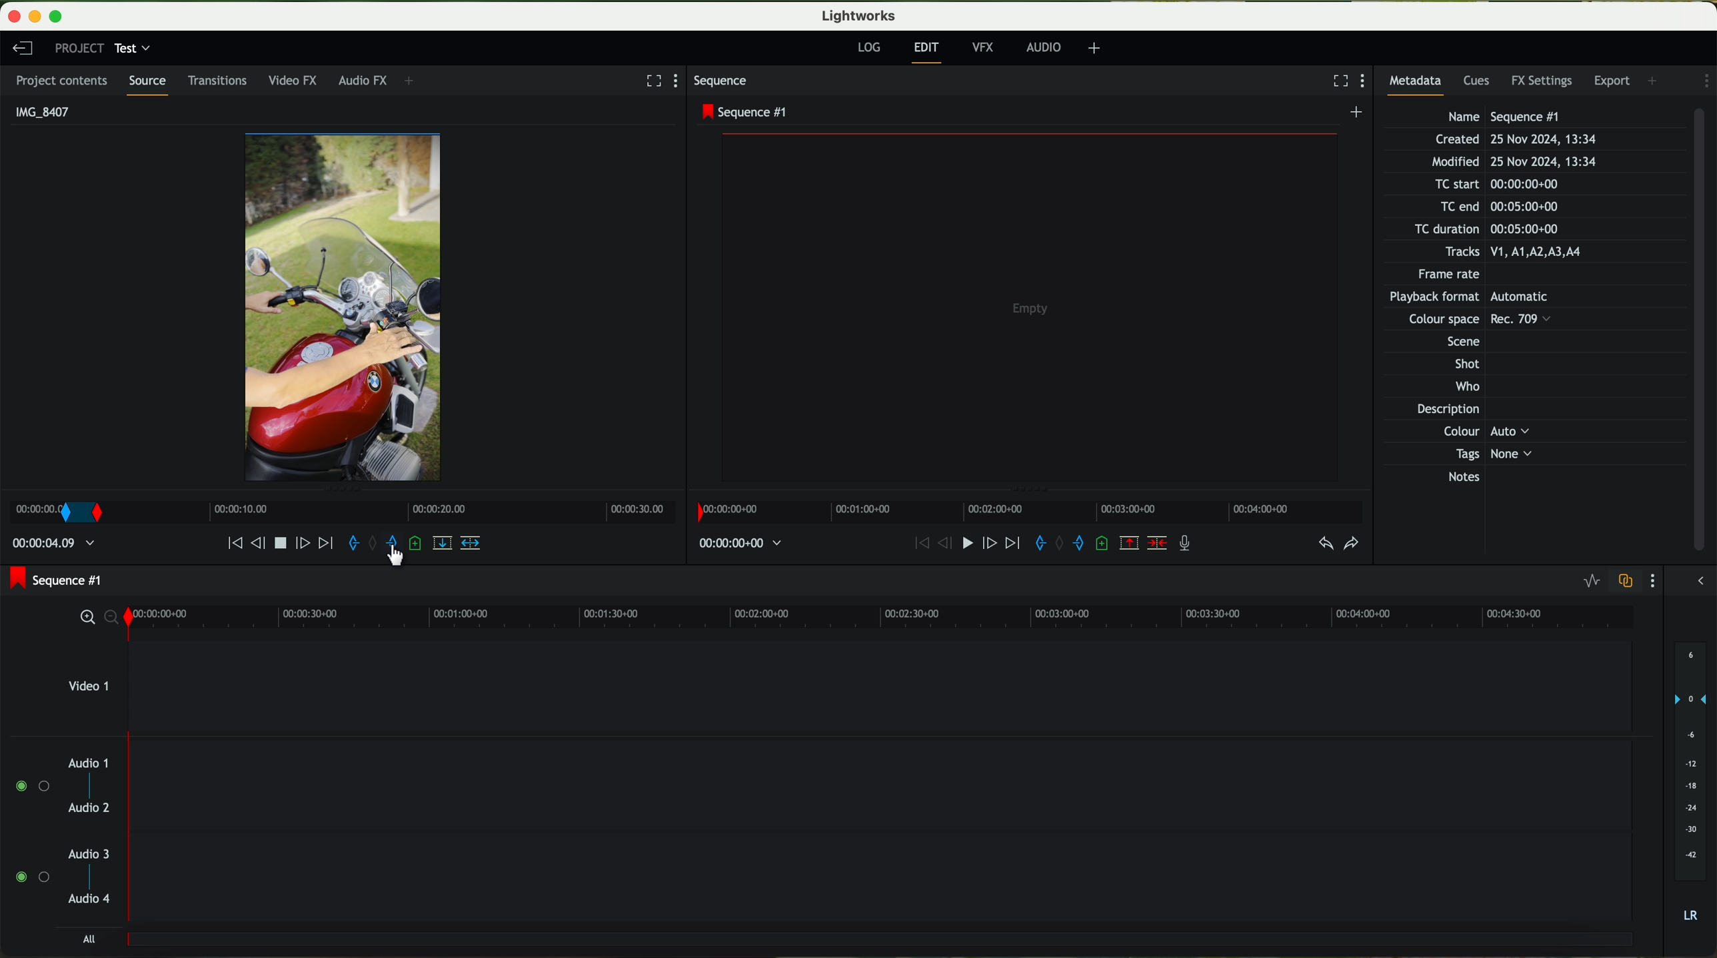 The width and height of the screenshot is (1717, 958). Describe the element at coordinates (56, 546) in the screenshot. I see `time` at that location.